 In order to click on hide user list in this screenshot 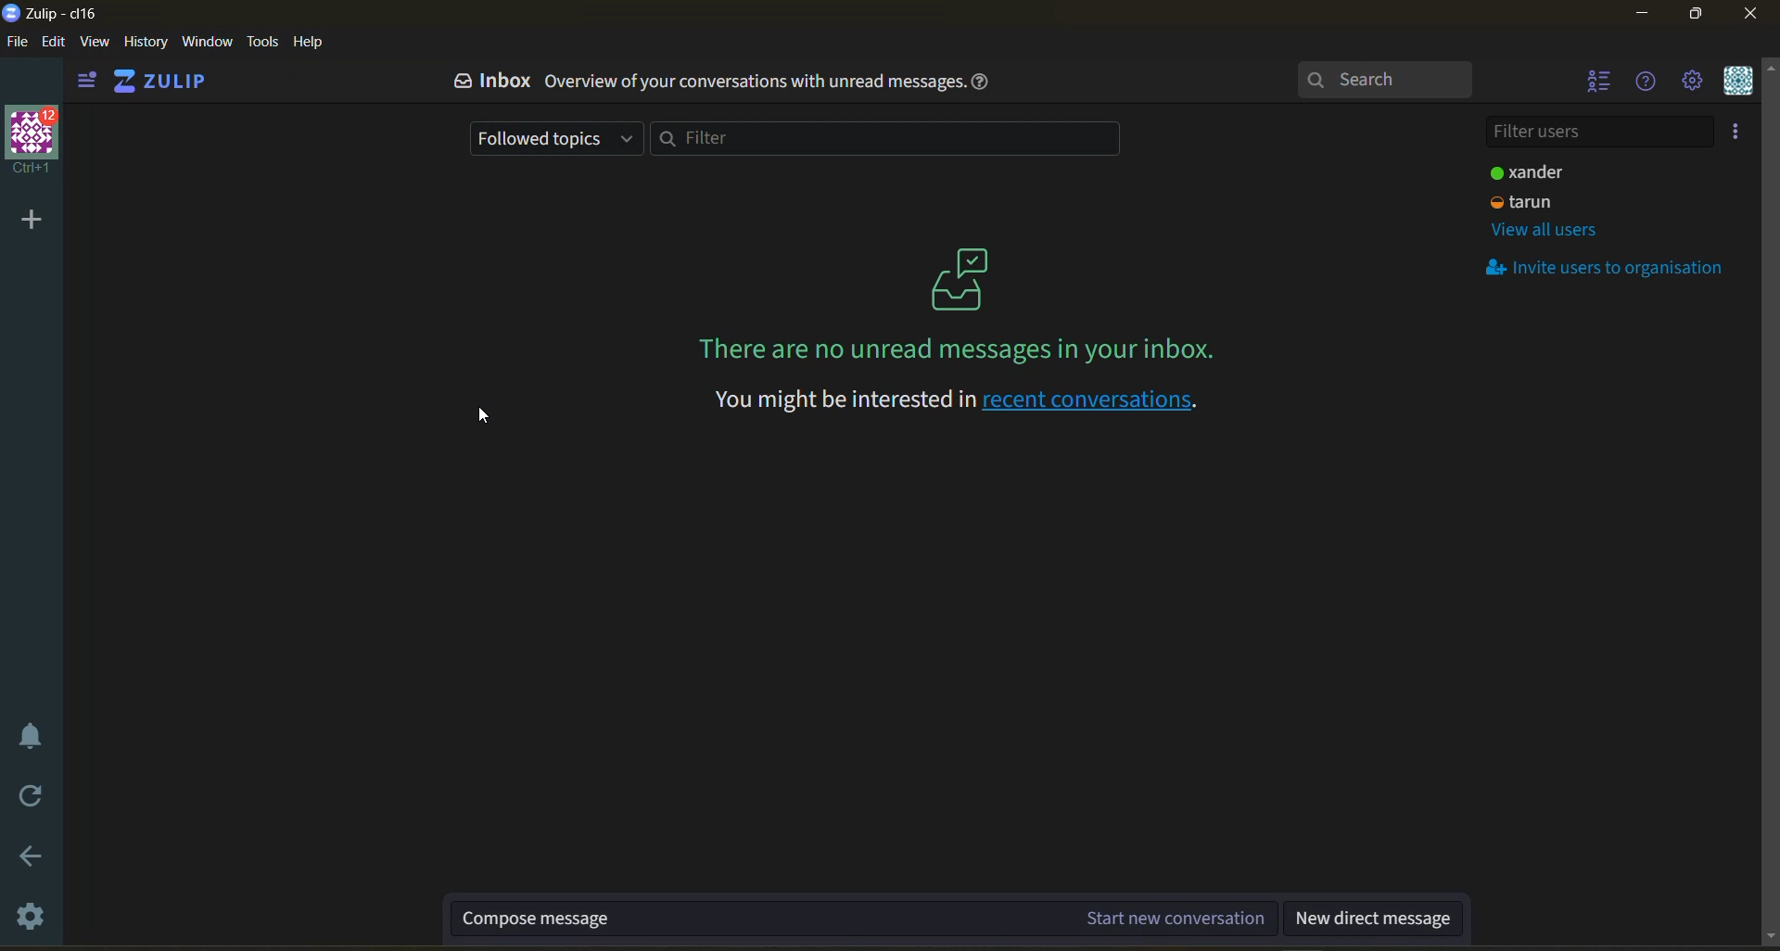, I will do `click(1605, 85)`.